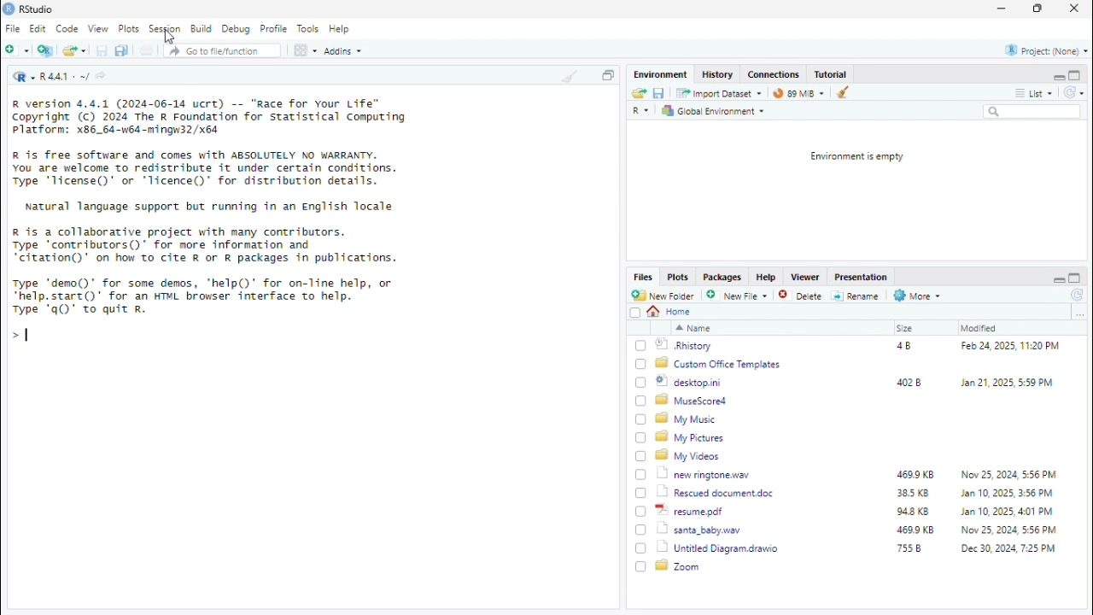 This screenshot has width=1093, height=615. I want to click on Profile, so click(276, 29).